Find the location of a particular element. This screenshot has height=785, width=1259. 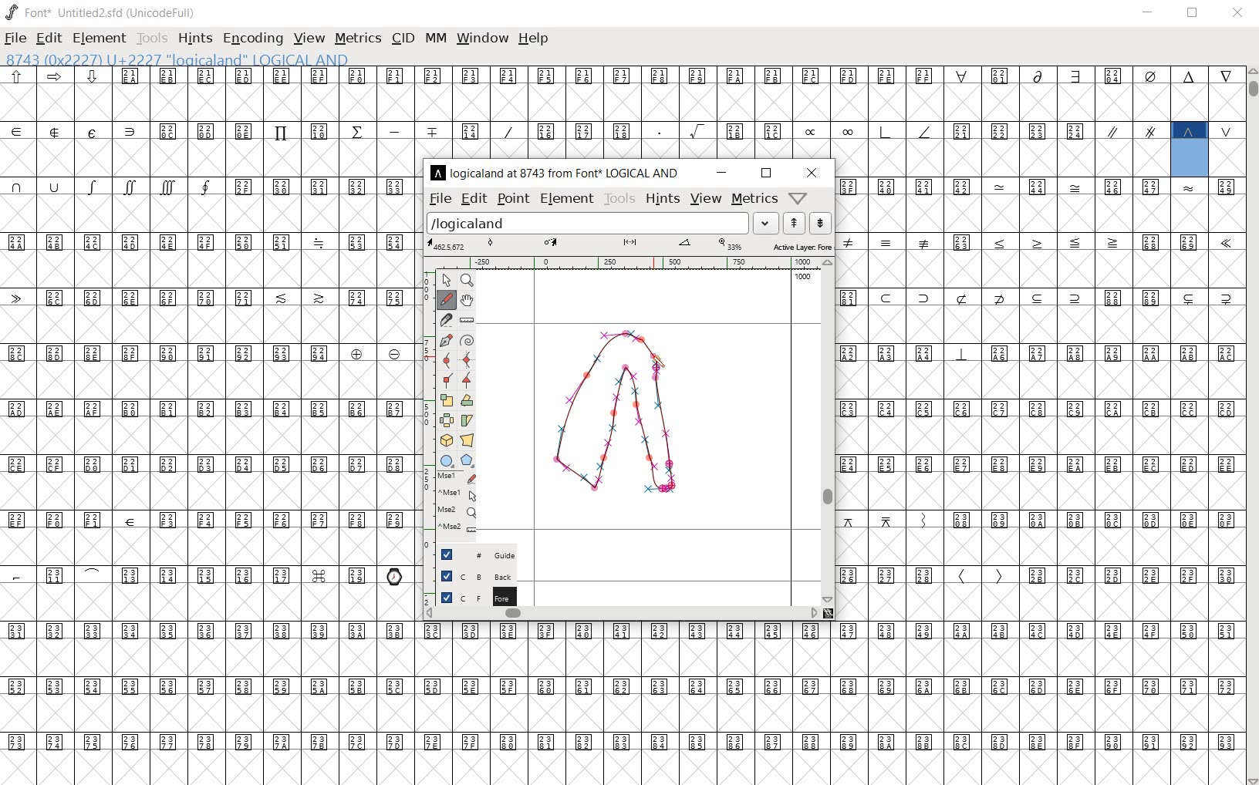

8743 (0x22227) U+2227 "logicaland" LOGICAL AND is located at coordinates (179, 60).